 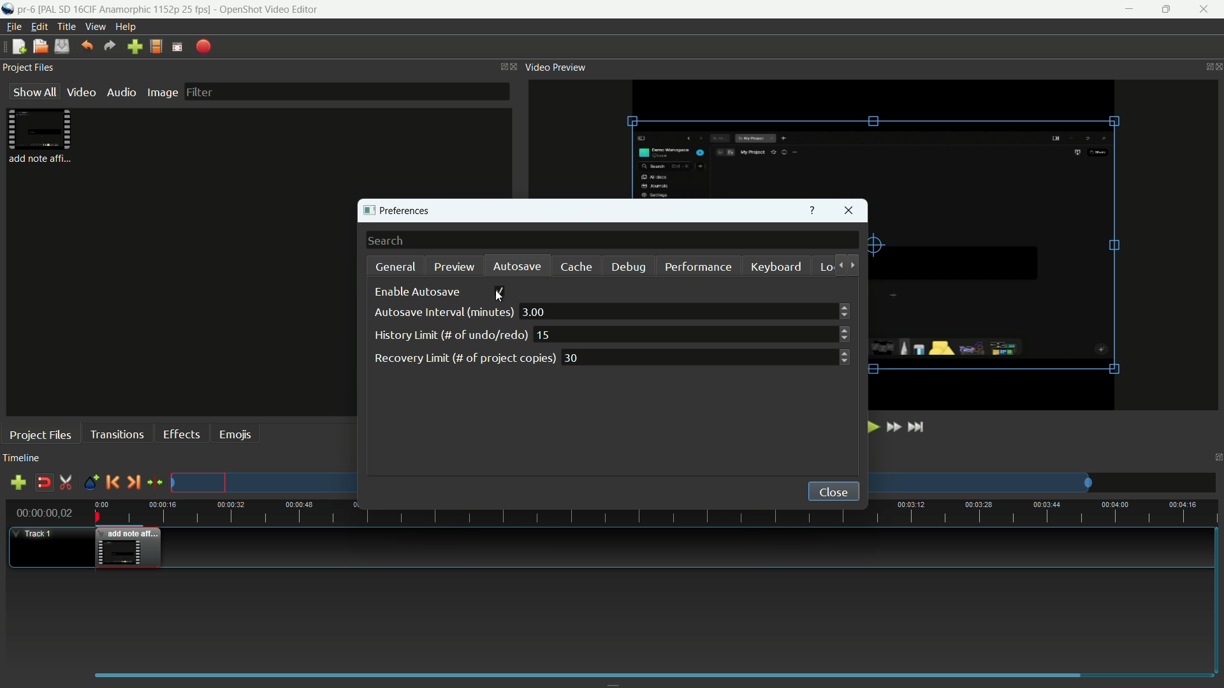 What do you see at coordinates (40, 47) in the screenshot?
I see `open file` at bounding box center [40, 47].